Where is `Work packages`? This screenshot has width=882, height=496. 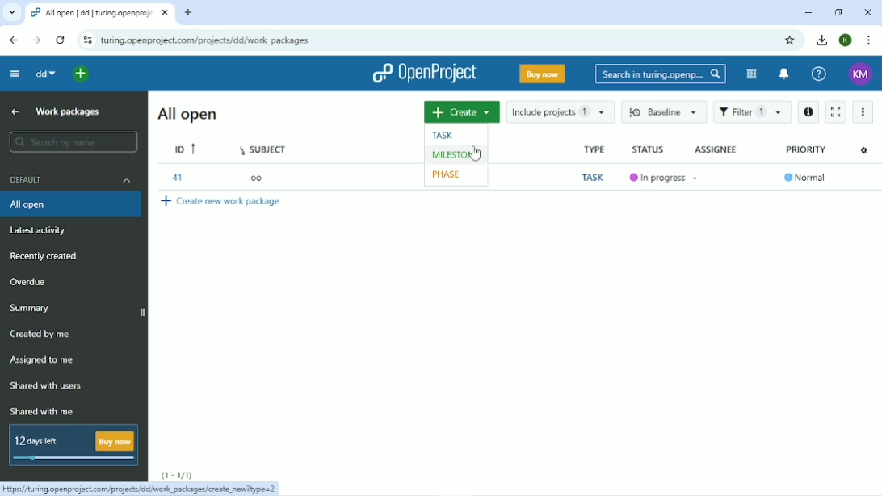 Work packages is located at coordinates (67, 112).